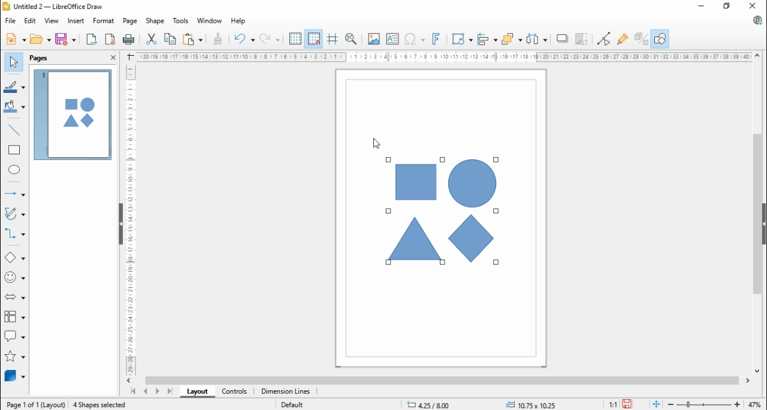  I want to click on dimension lines, so click(285, 392).